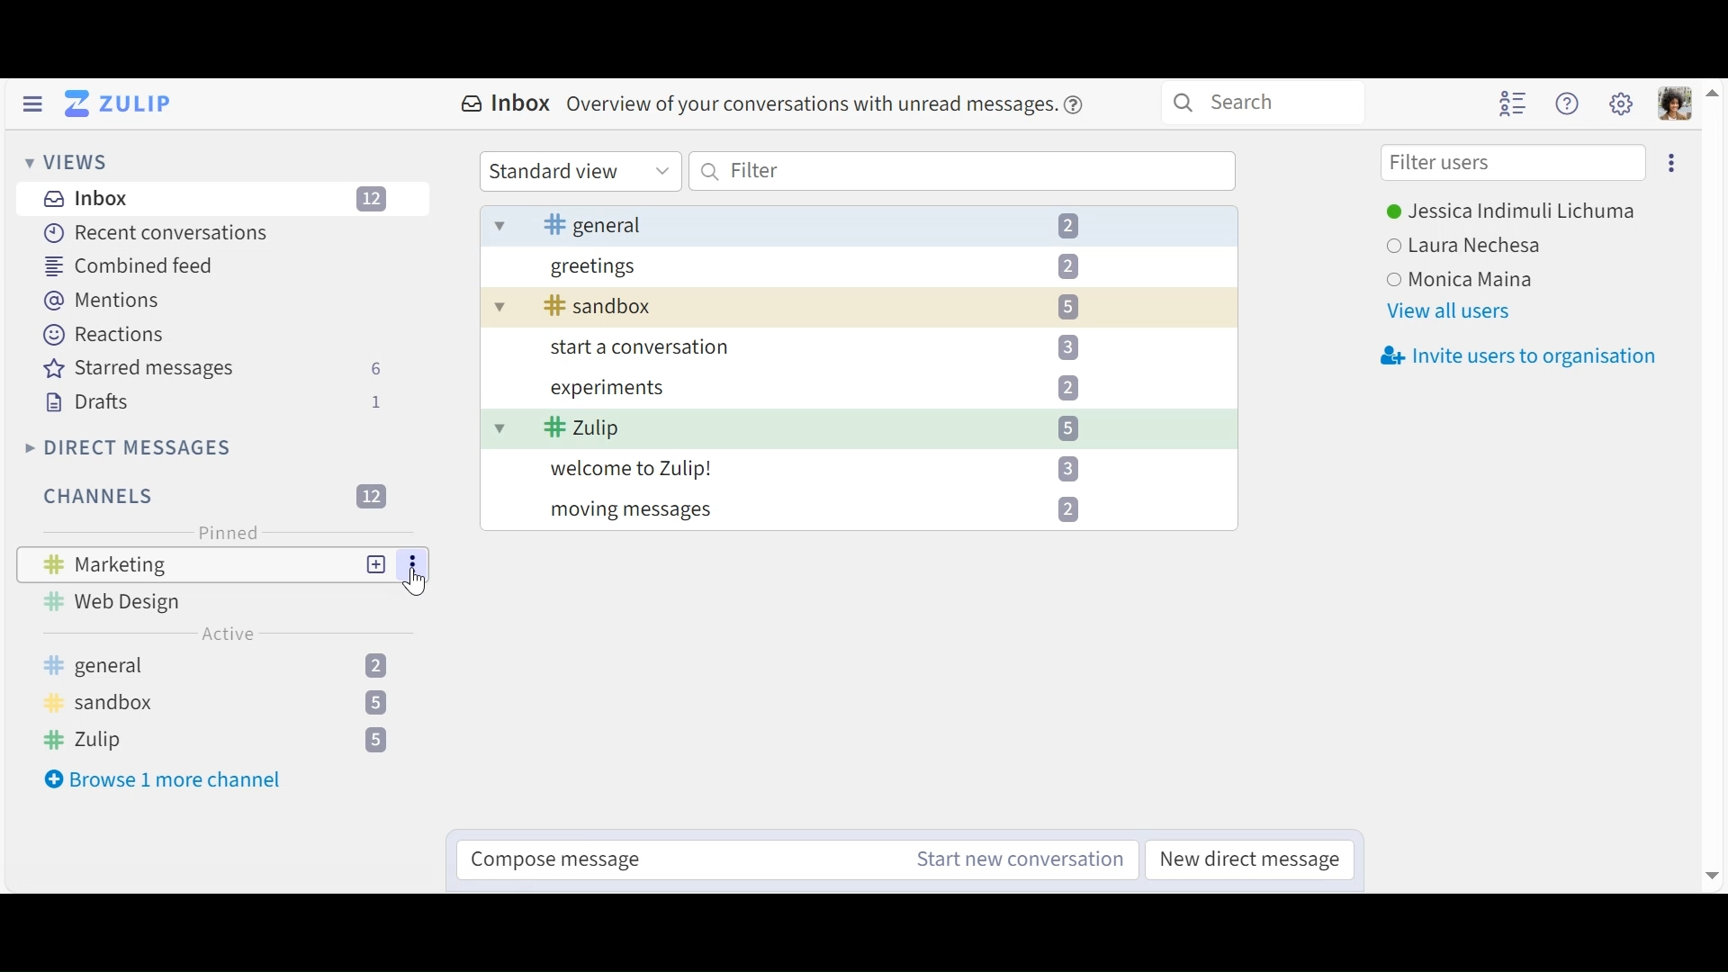  I want to click on Drafts, so click(212, 402).